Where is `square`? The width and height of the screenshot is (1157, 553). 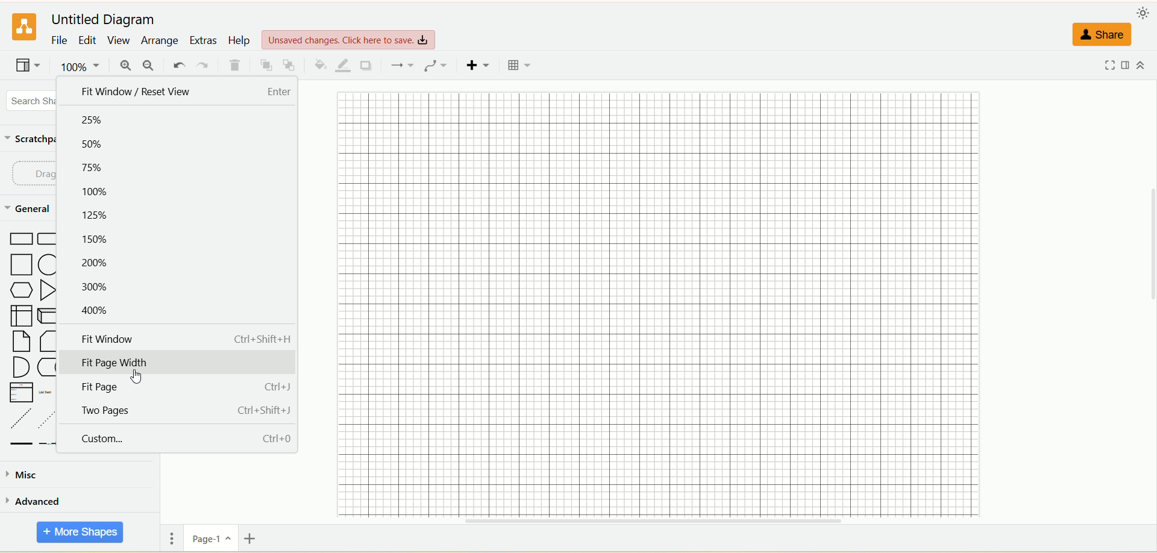
square is located at coordinates (24, 264).